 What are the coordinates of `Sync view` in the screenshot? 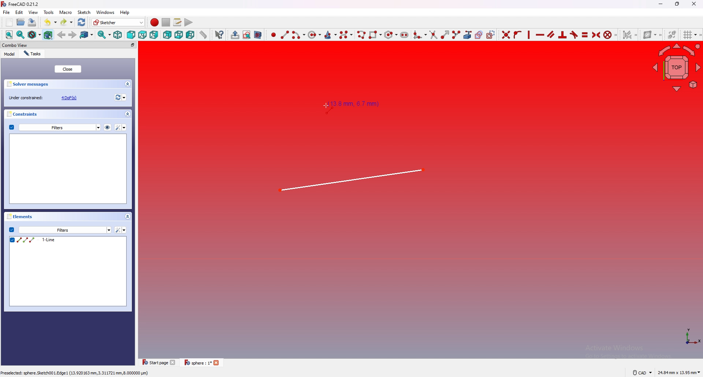 It's located at (103, 35).